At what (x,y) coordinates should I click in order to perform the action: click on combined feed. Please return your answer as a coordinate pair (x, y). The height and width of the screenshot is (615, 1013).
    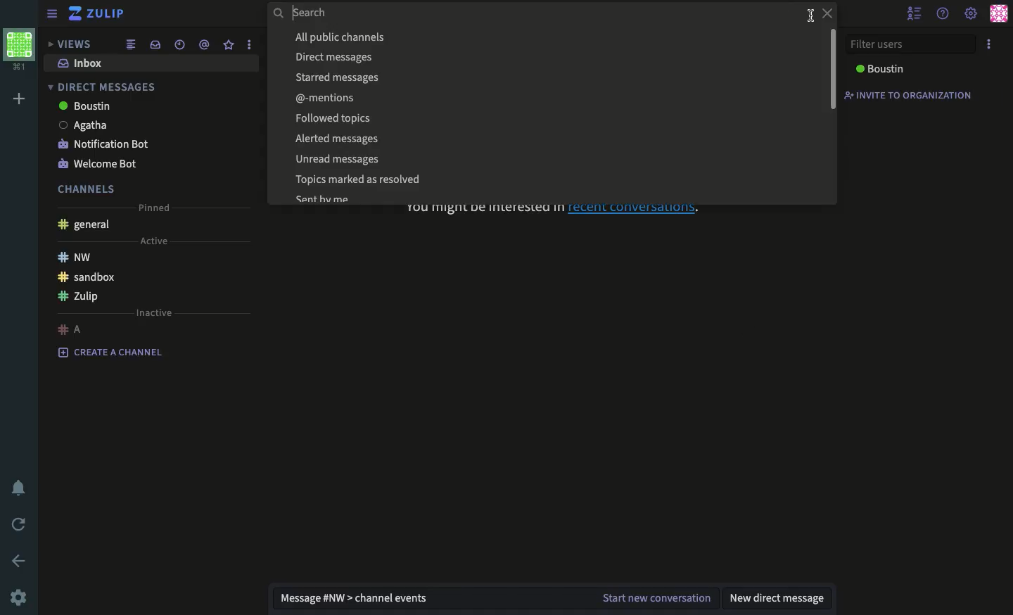
    Looking at the image, I should click on (129, 44).